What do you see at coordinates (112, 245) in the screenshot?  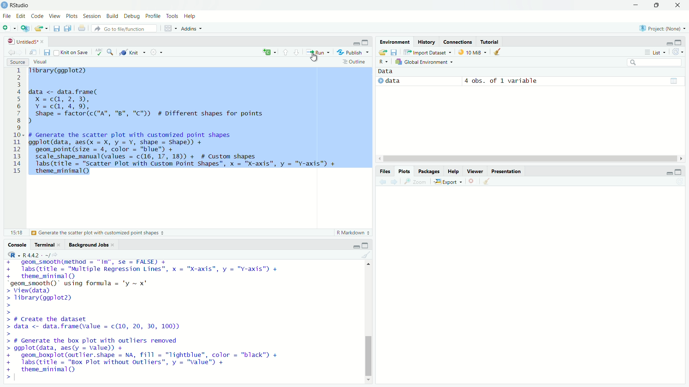 I see `close` at bounding box center [112, 245].